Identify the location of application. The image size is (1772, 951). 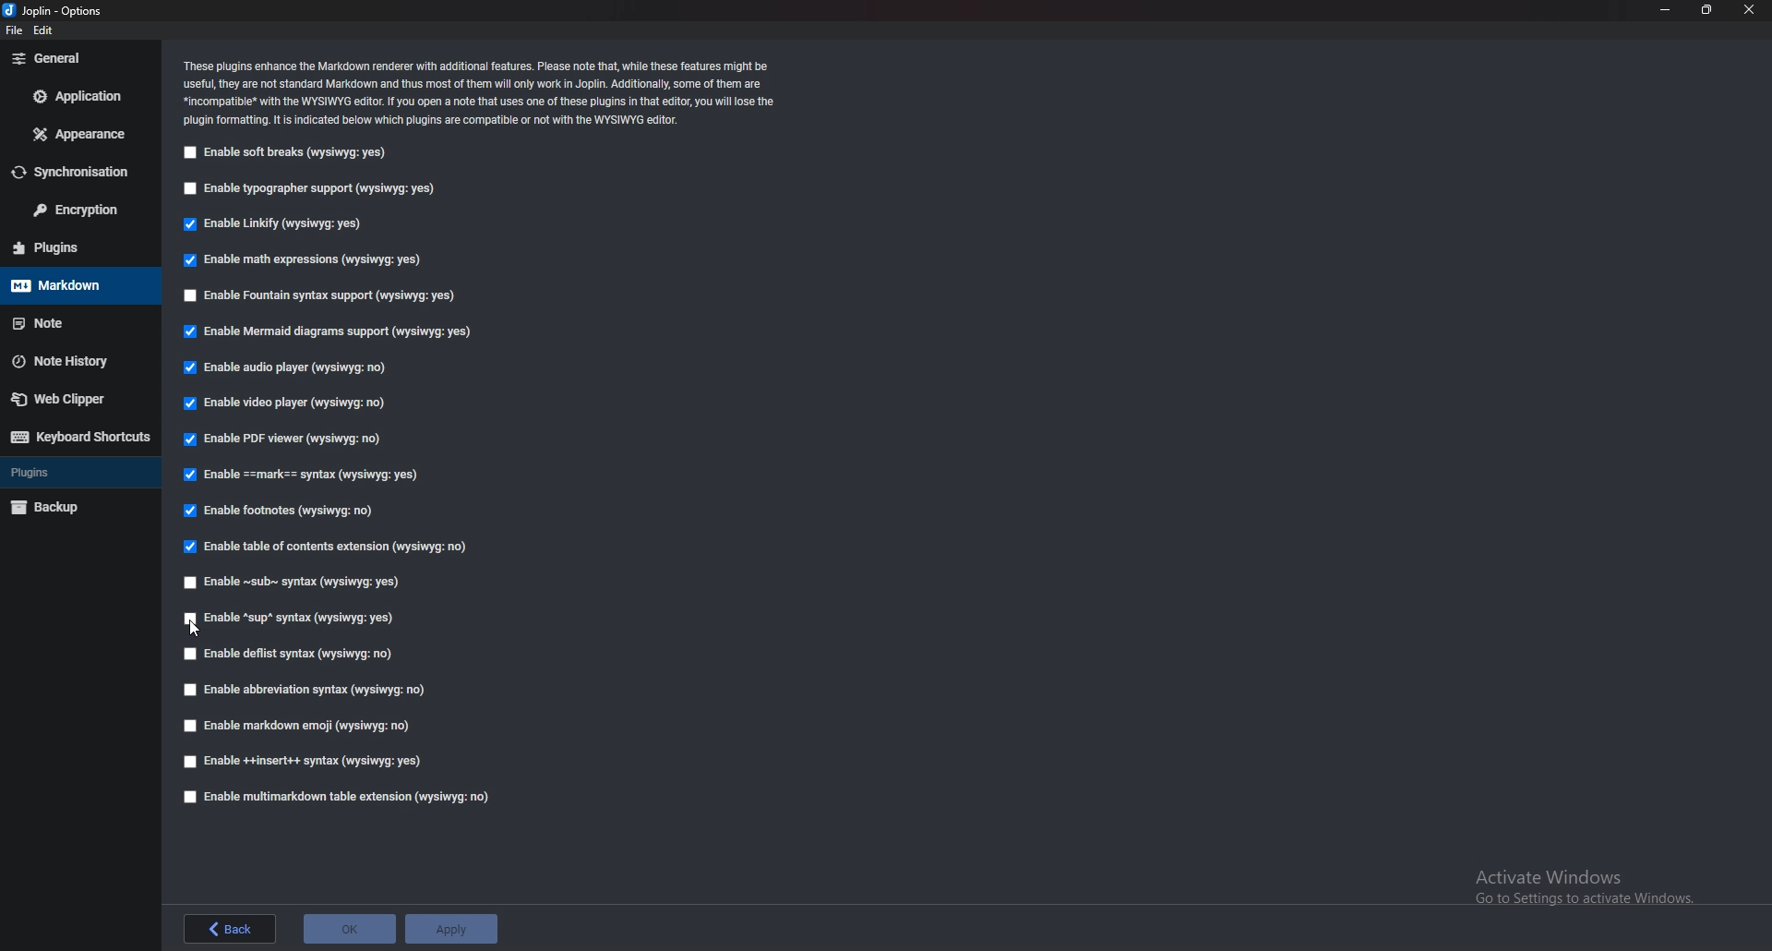
(76, 94).